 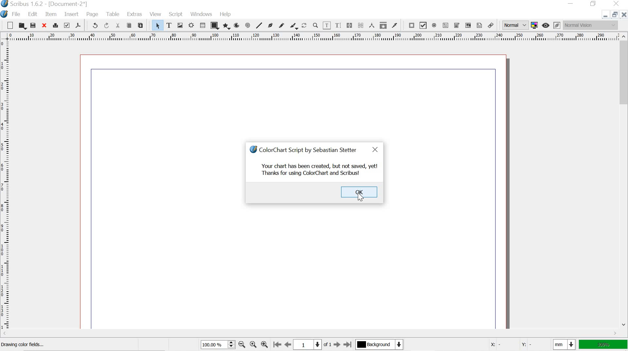 What do you see at coordinates (305, 26) in the screenshot?
I see `rotate` at bounding box center [305, 26].